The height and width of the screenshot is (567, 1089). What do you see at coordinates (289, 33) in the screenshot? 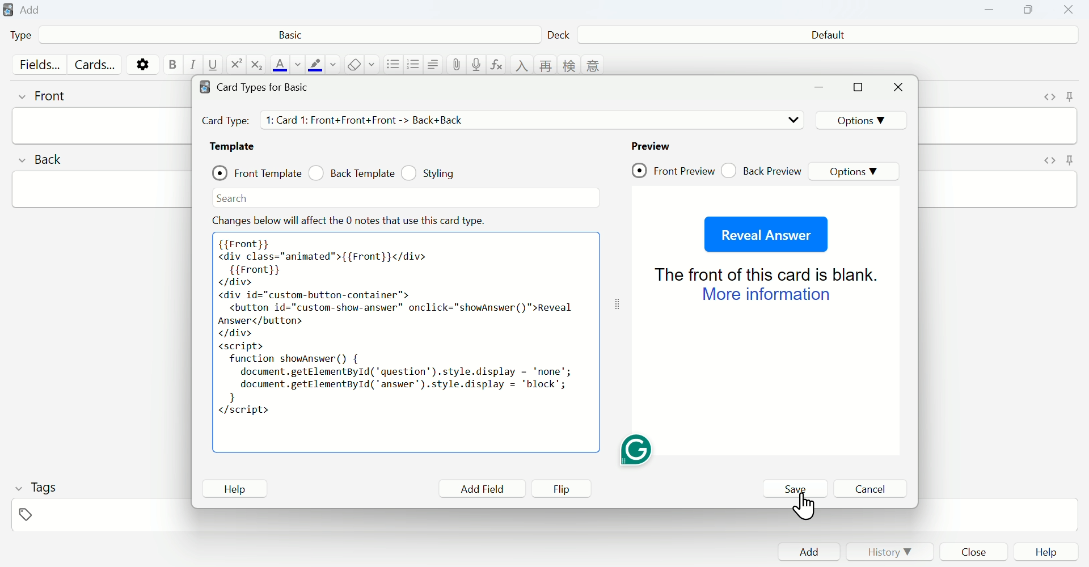
I see `Basic` at bounding box center [289, 33].